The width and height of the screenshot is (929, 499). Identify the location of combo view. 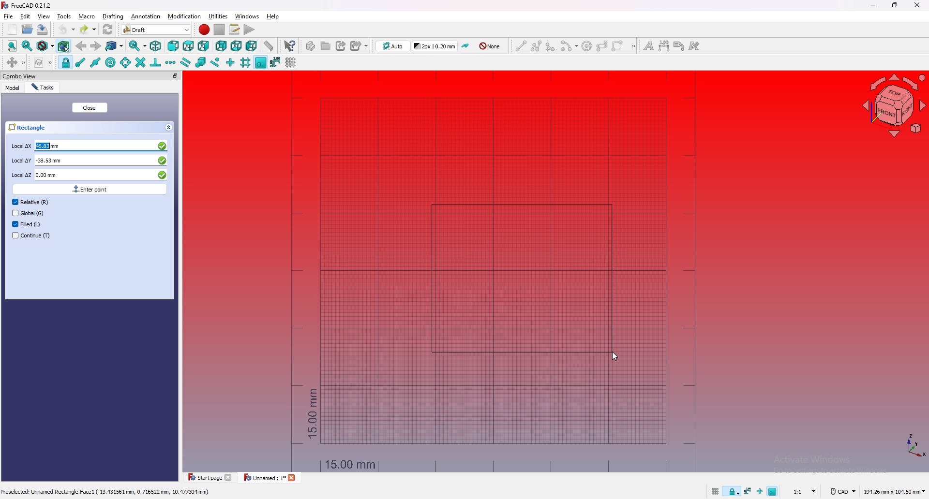
(19, 76).